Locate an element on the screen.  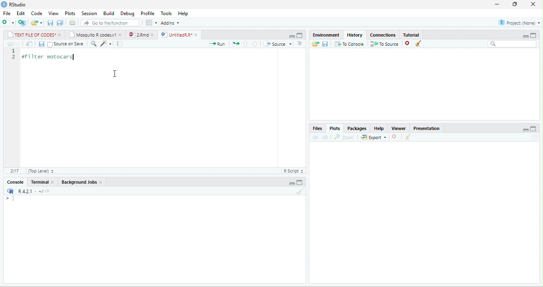
code tools is located at coordinates (106, 44).